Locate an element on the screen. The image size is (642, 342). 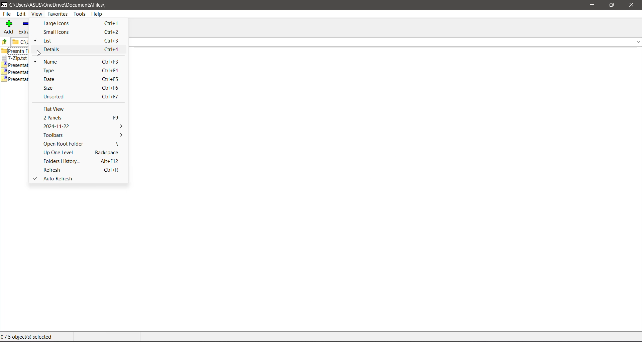
Refresh is located at coordinates (81, 170).